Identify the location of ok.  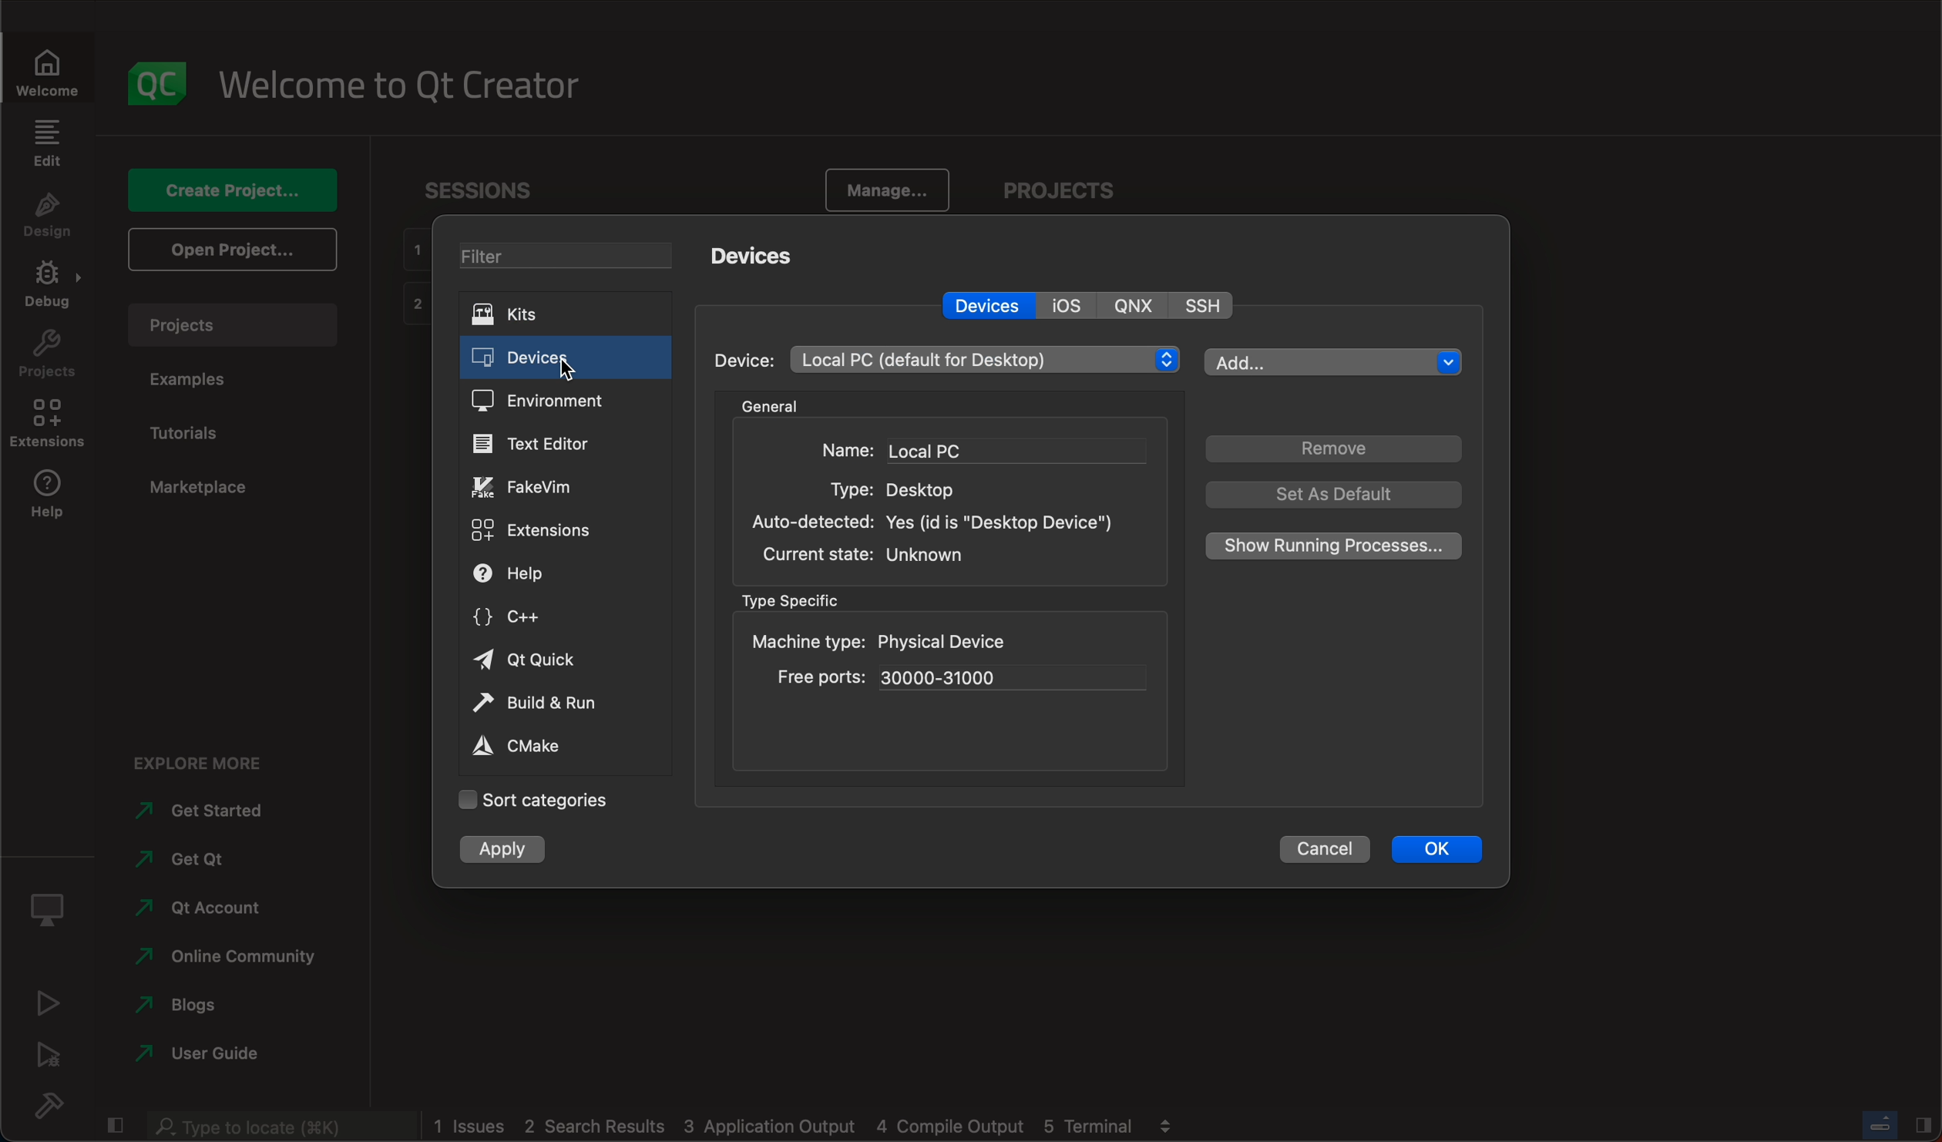
(1443, 849).